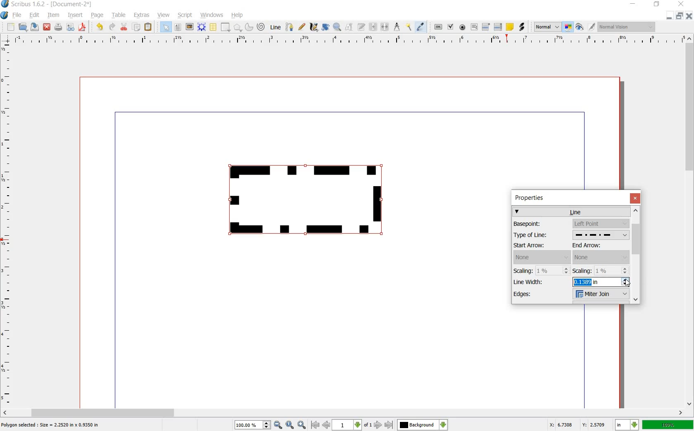 This screenshot has height=431, width=694. I want to click on SELECT THE IMAGE PREVIEW QUALITY, so click(545, 27).